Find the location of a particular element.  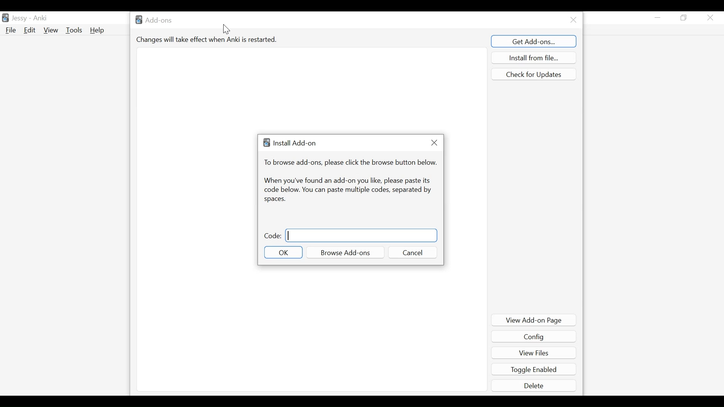

Anki Desktop icon is located at coordinates (5, 18).